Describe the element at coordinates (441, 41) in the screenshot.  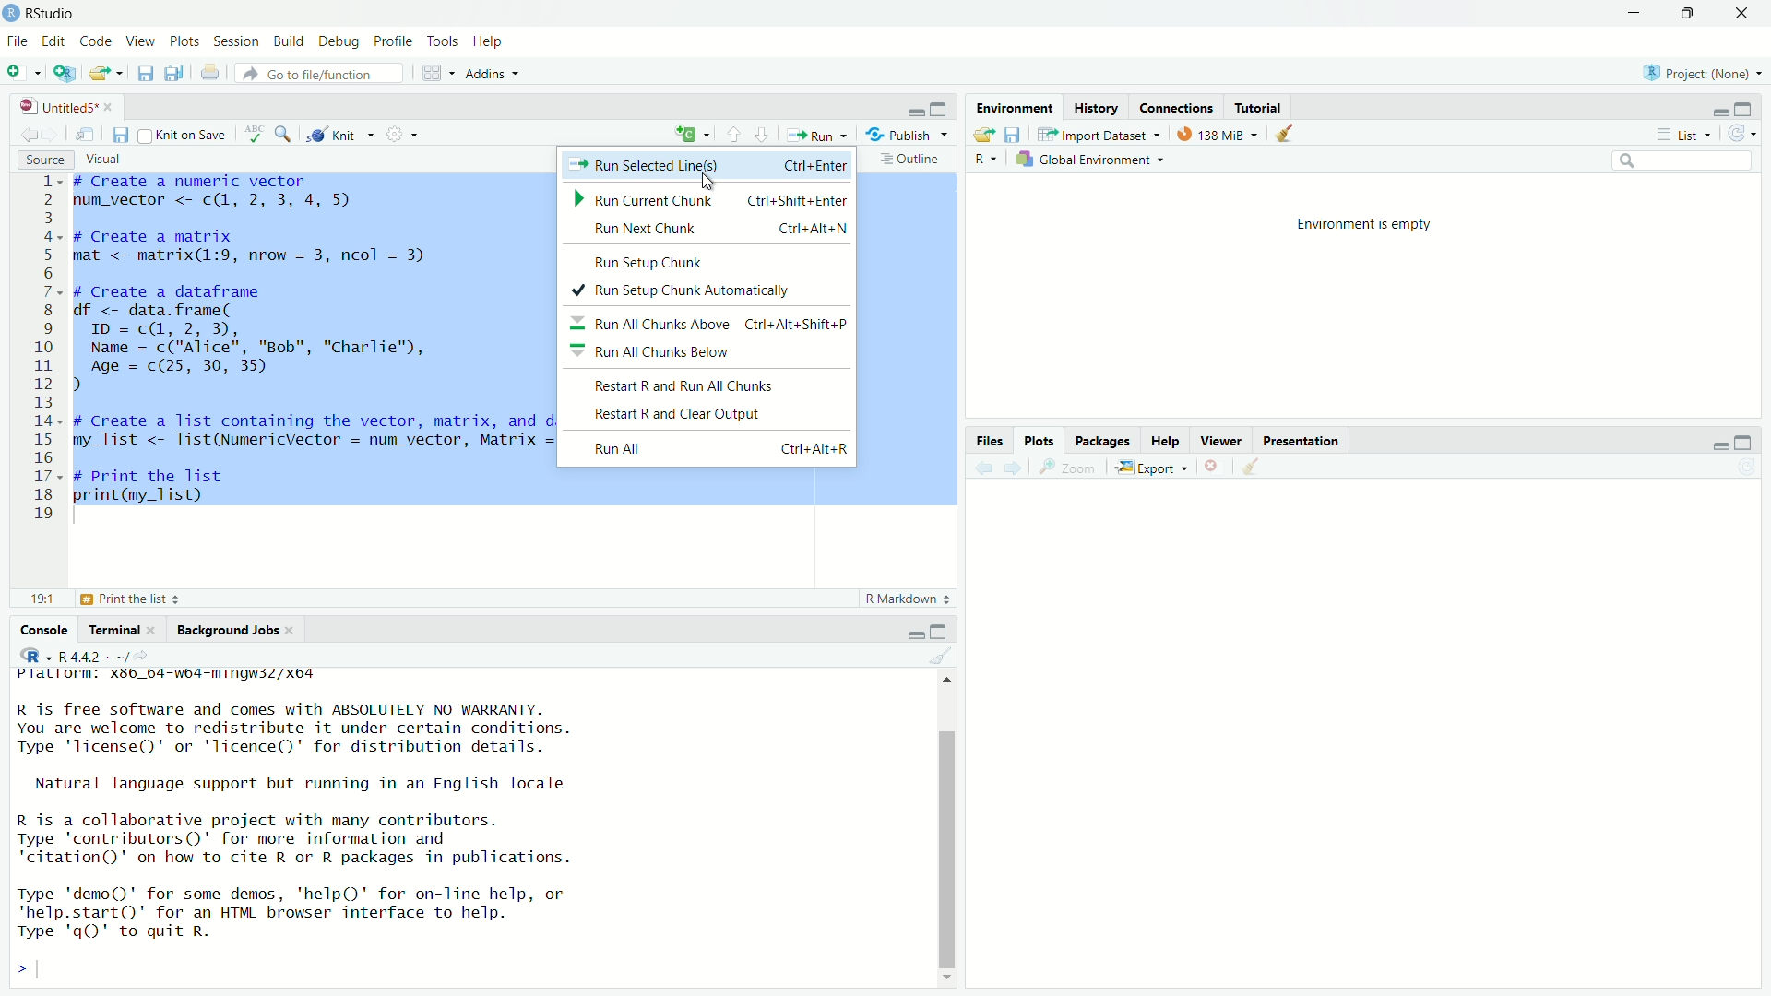
I see `Tools` at that location.